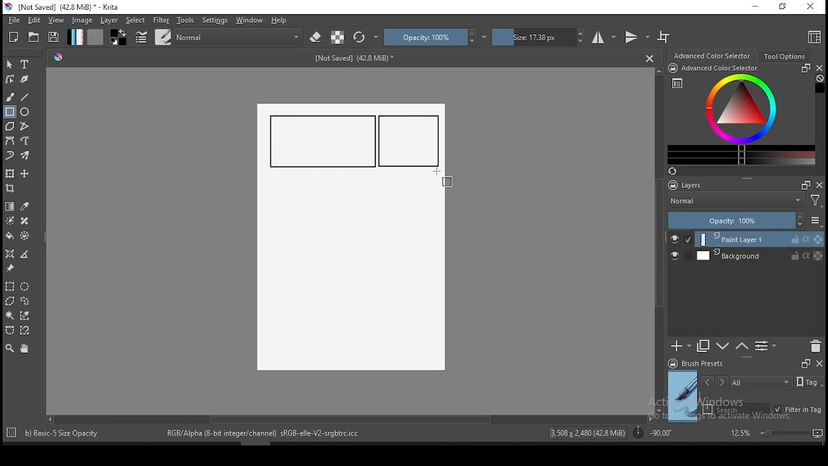  What do you see at coordinates (761, 382) in the screenshot?
I see `tags` at bounding box center [761, 382].